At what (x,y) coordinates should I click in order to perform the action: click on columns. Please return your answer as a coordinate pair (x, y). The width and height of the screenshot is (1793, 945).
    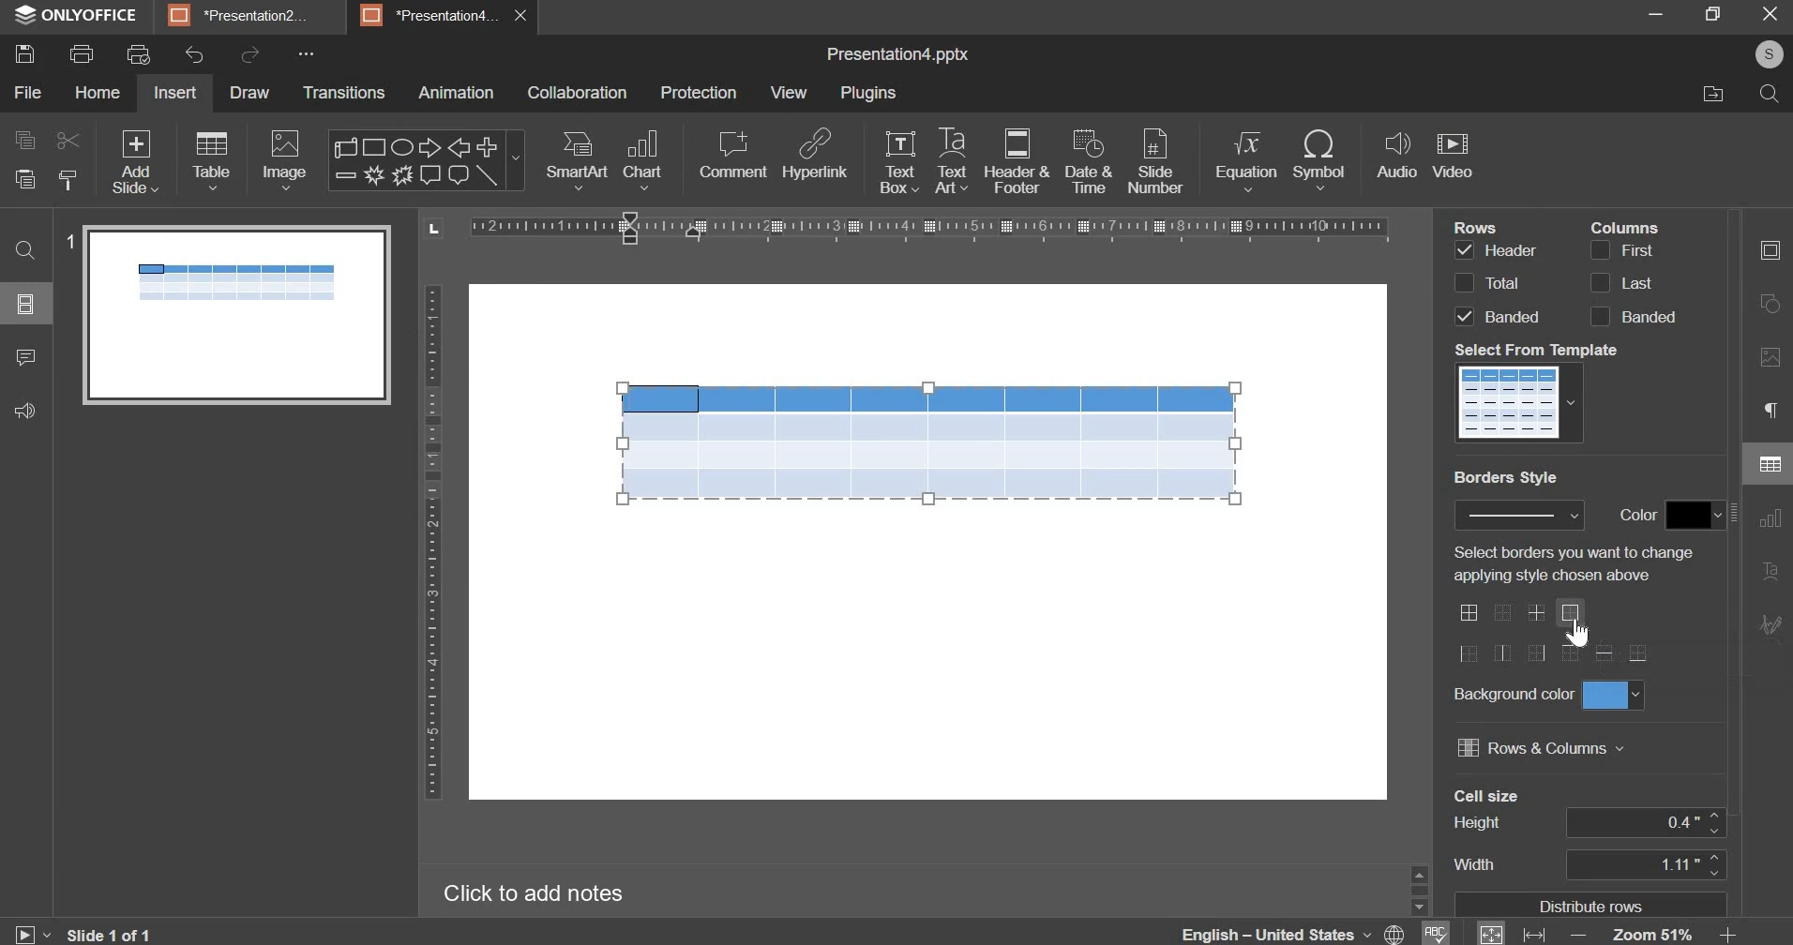
    Looking at the image, I should click on (1629, 226).